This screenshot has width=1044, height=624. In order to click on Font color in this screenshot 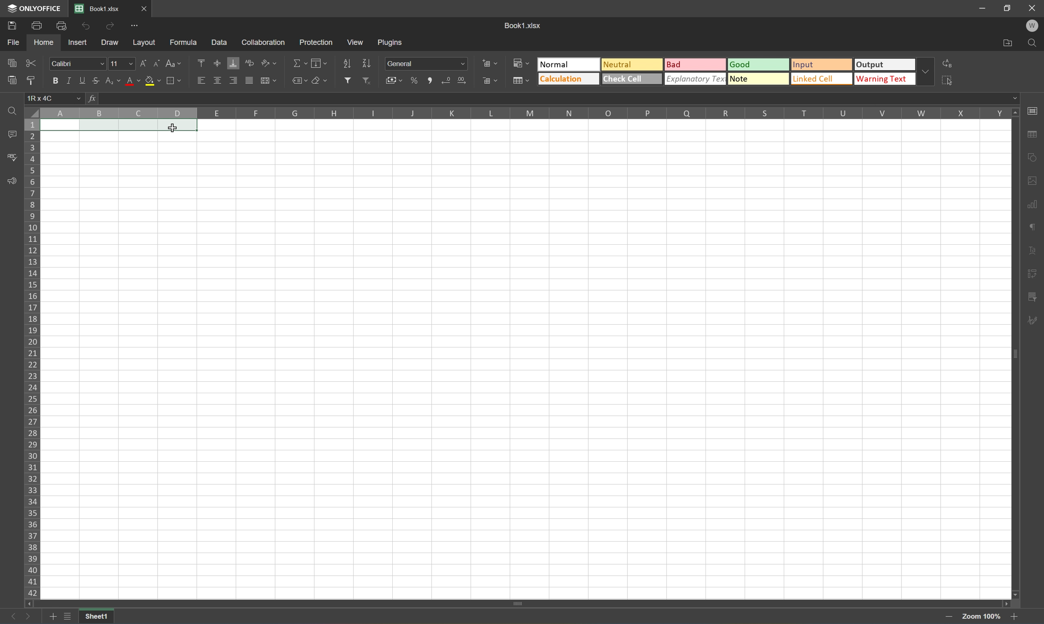, I will do `click(132, 81)`.